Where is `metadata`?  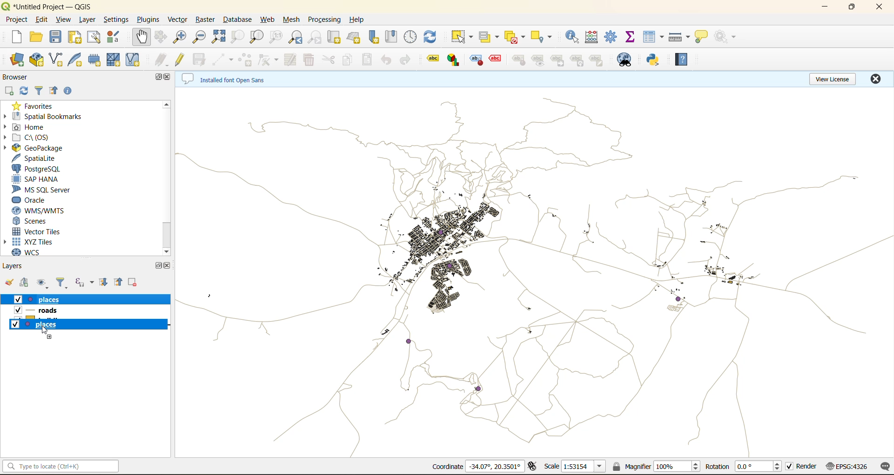
metadata is located at coordinates (232, 78).